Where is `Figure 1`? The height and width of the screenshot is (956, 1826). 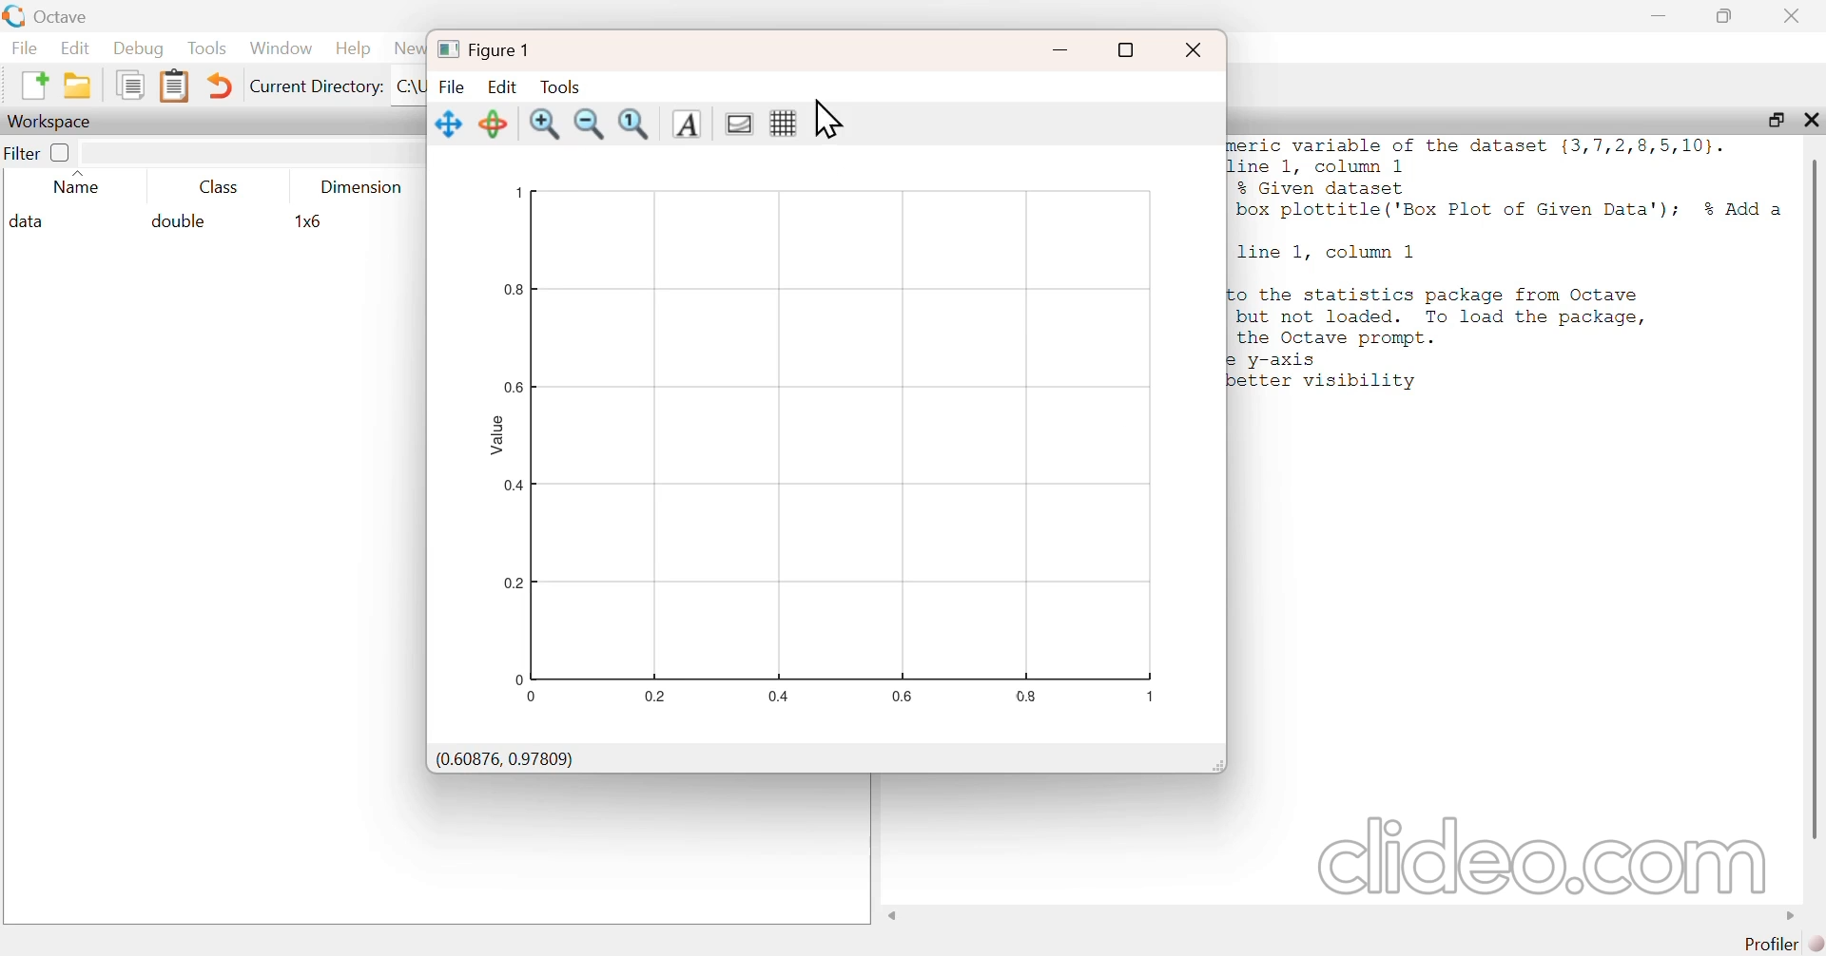 Figure 1 is located at coordinates (492, 48).